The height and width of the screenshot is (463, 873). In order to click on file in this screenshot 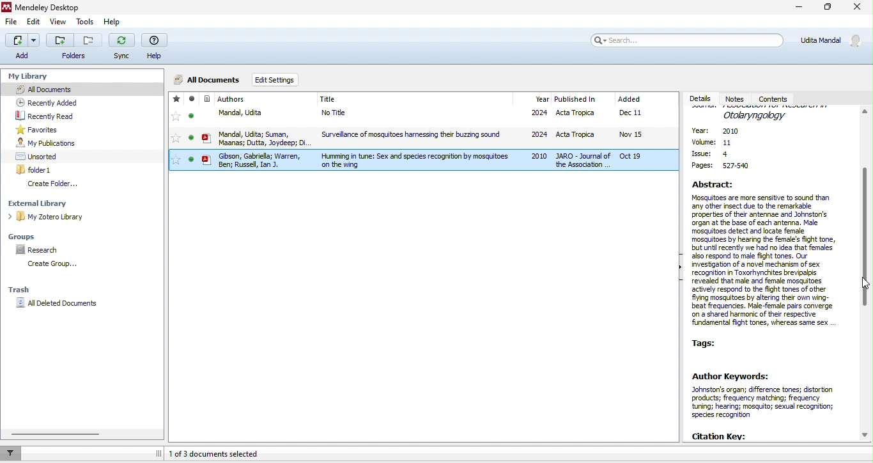, I will do `click(12, 24)`.